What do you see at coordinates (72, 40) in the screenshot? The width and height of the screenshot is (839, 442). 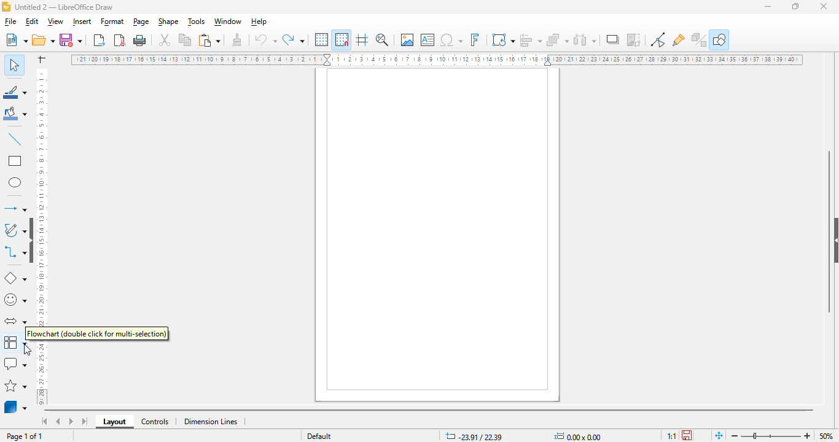 I see `save` at bounding box center [72, 40].